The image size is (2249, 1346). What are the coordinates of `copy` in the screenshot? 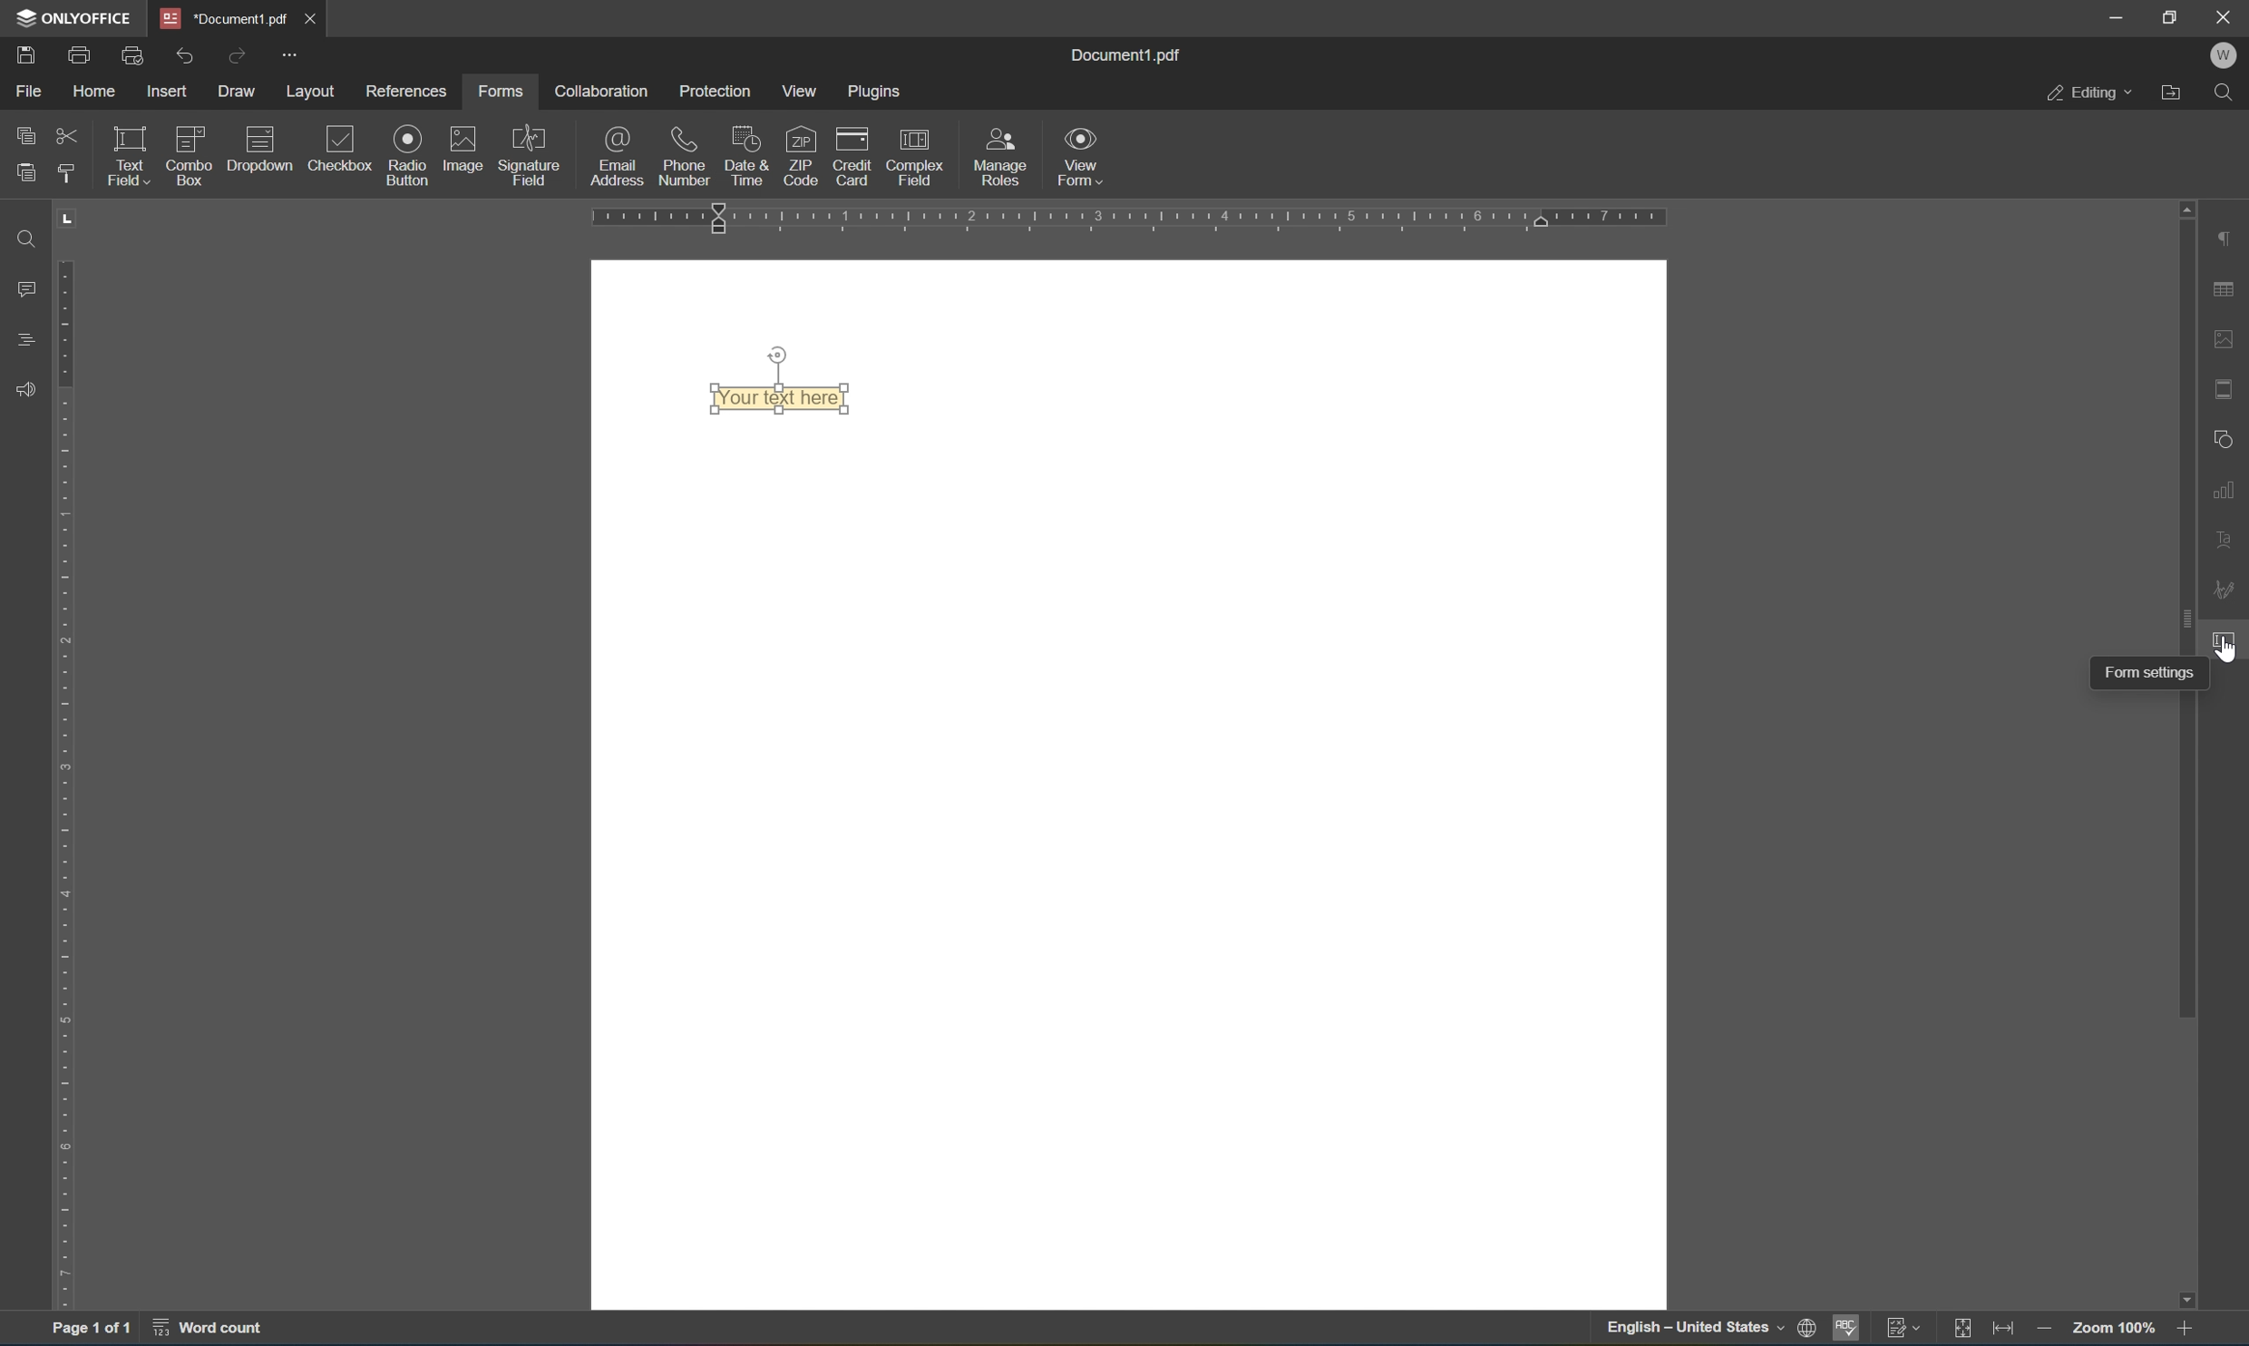 It's located at (27, 132).